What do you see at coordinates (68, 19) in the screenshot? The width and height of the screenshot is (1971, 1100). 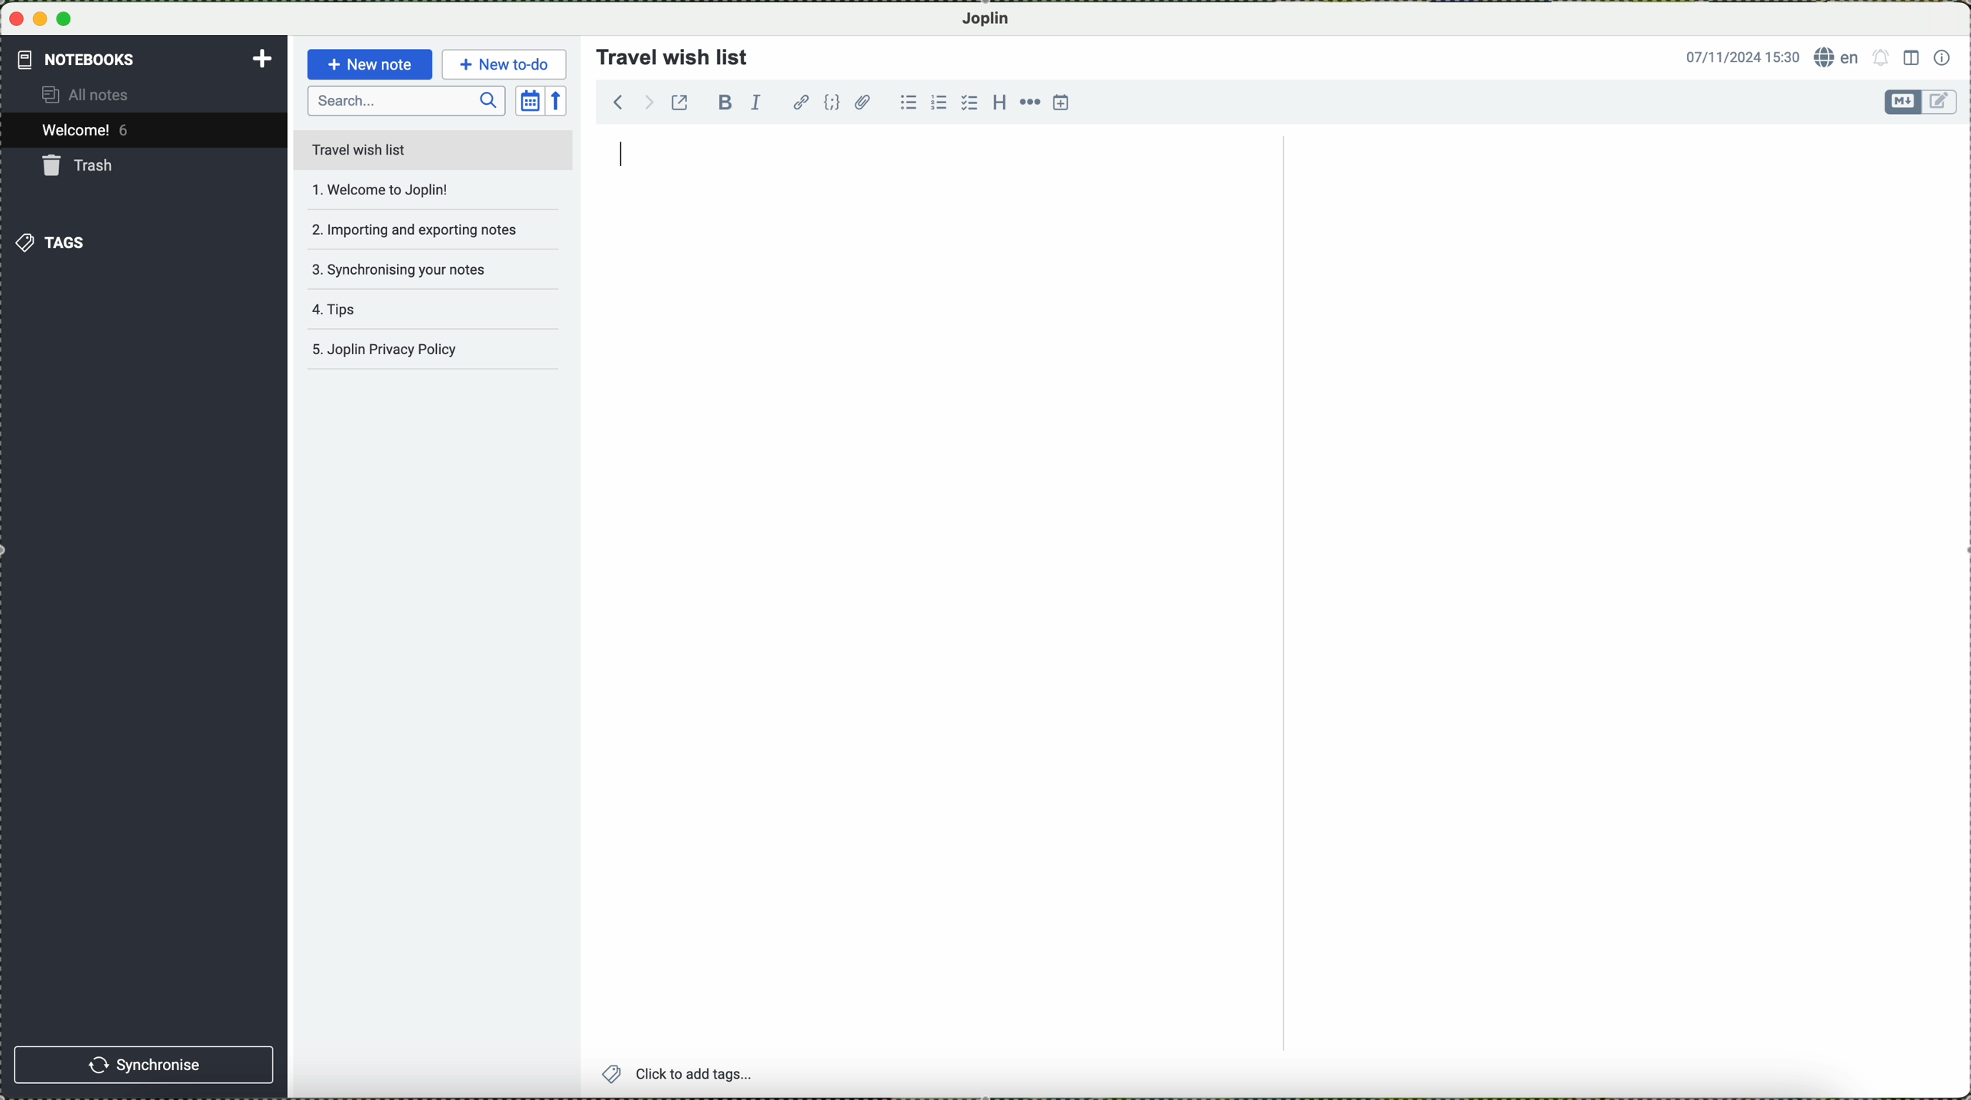 I see `maximize` at bounding box center [68, 19].